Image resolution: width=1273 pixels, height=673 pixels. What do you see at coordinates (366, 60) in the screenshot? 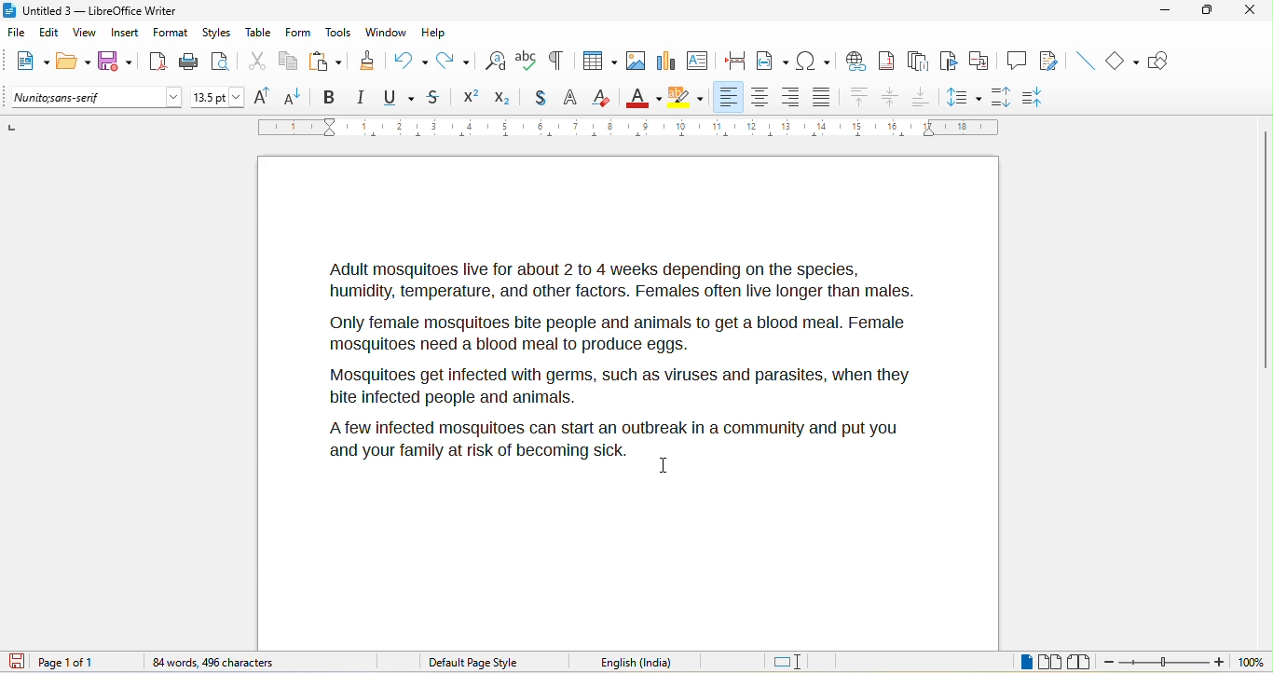
I see `clone formatting` at bounding box center [366, 60].